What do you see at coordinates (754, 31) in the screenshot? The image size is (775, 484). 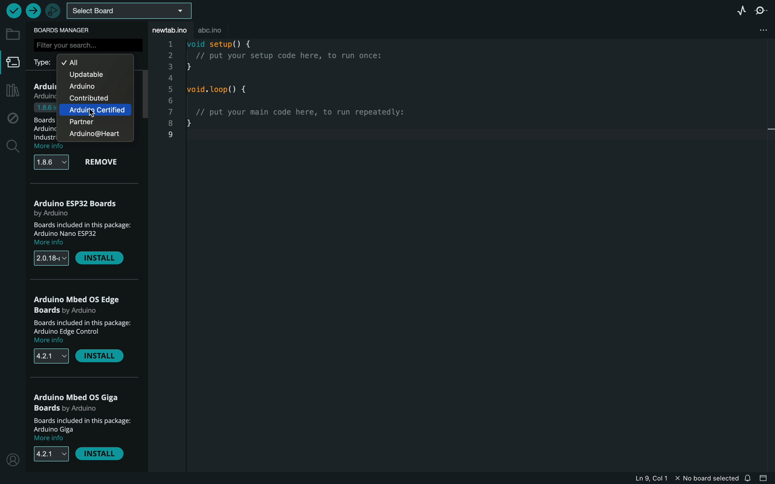 I see `file settings` at bounding box center [754, 31].